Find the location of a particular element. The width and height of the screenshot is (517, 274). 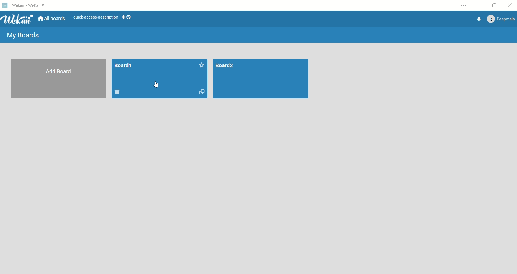

text is located at coordinates (94, 17).